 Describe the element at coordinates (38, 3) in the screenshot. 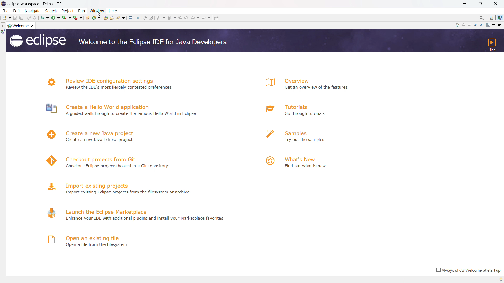

I see `Title` at that location.